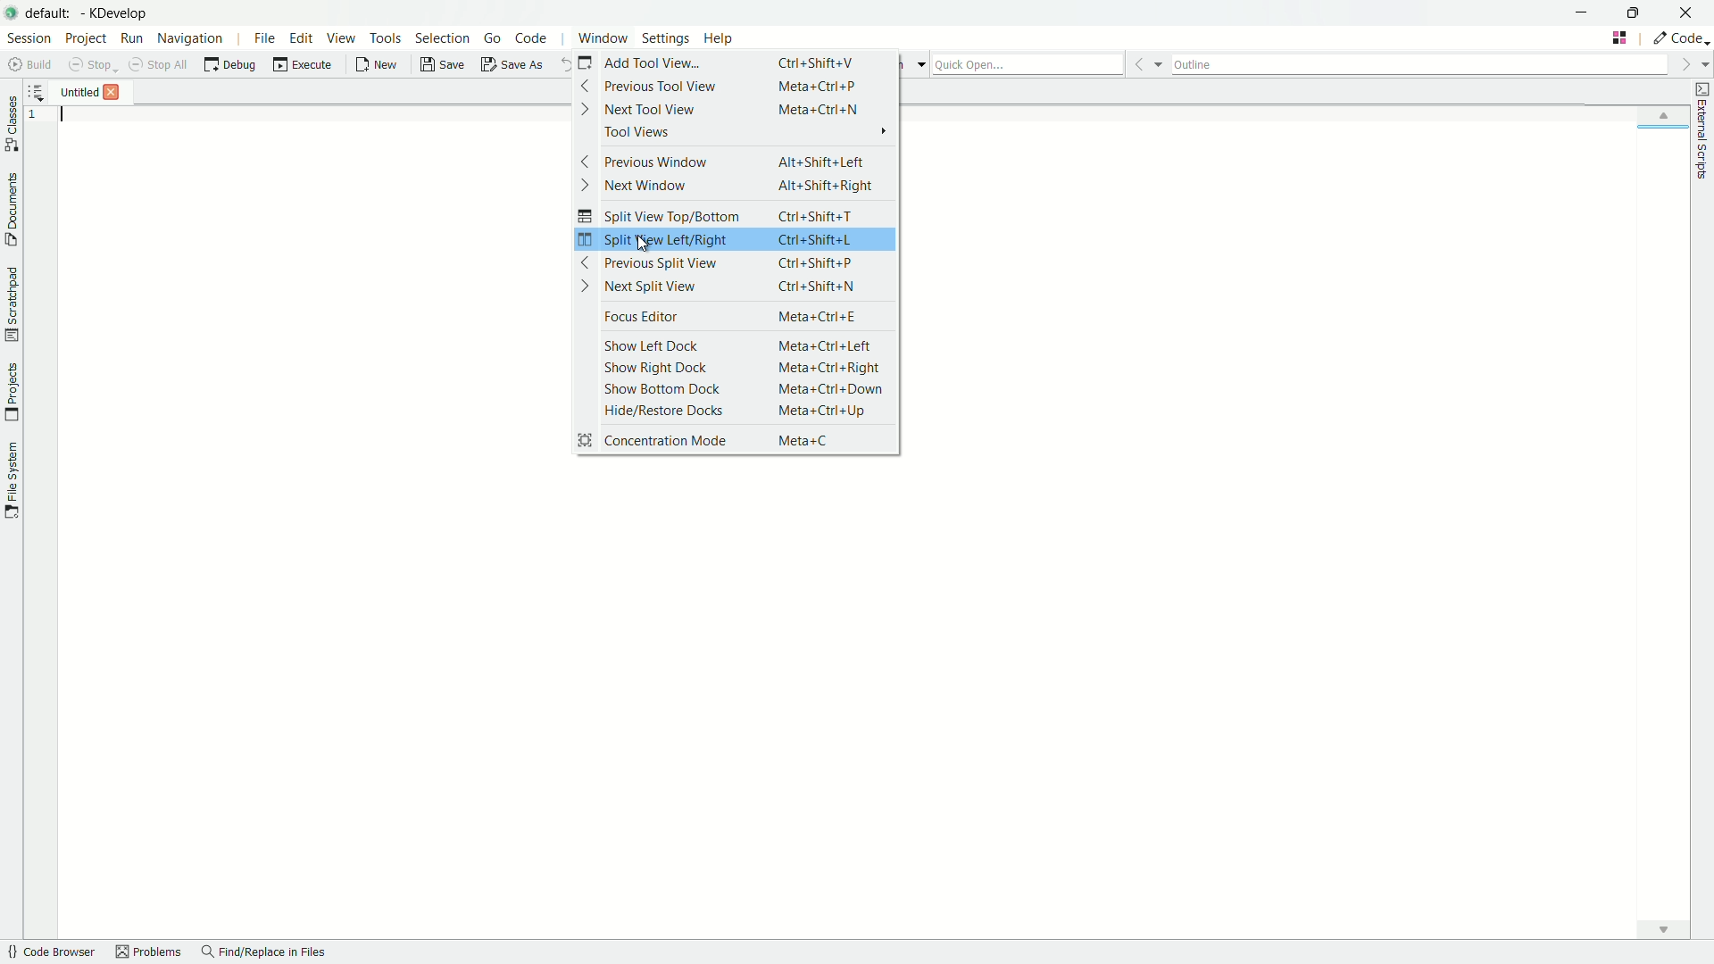 Image resolution: width=1714 pixels, height=964 pixels. What do you see at coordinates (1622, 37) in the screenshot?
I see `change tab layout` at bounding box center [1622, 37].